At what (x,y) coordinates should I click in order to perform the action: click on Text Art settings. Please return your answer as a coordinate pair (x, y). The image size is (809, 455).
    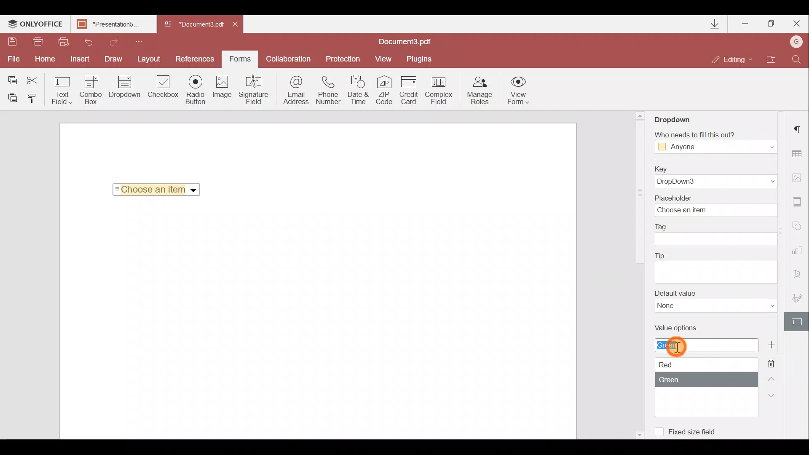
    Looking at the image, I should click on (800, 273).